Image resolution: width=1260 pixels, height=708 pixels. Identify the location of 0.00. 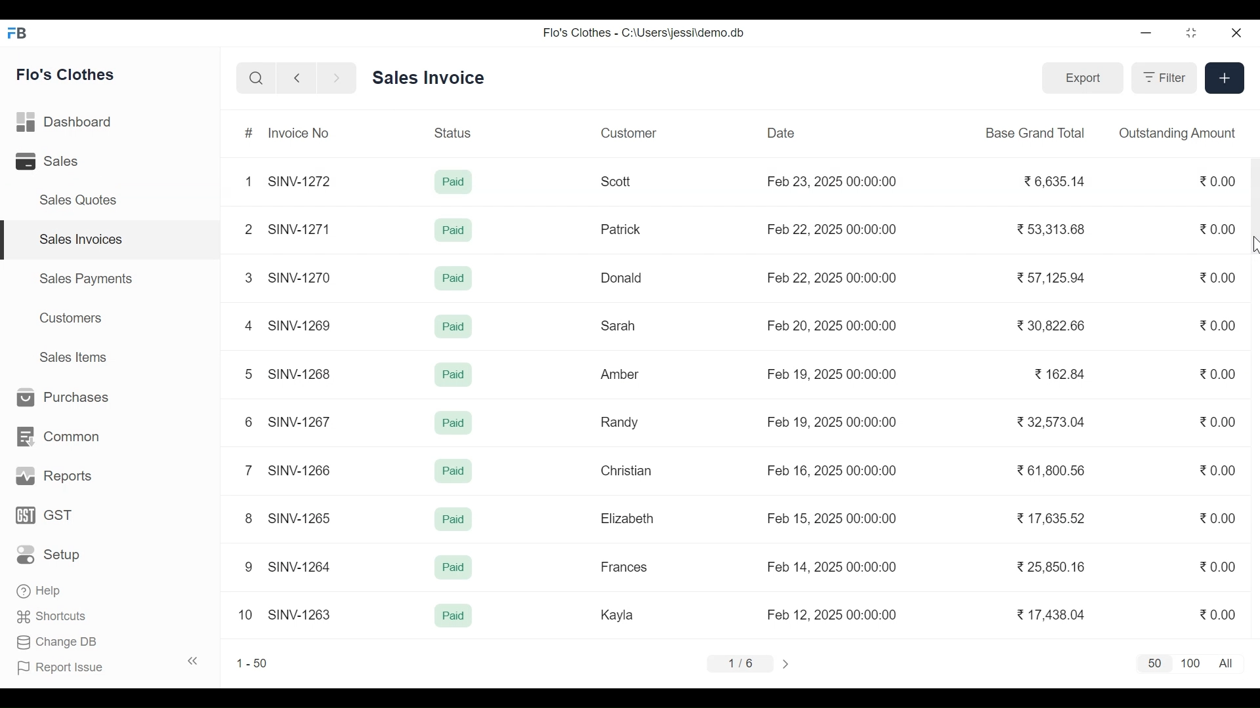
(1219, 422).